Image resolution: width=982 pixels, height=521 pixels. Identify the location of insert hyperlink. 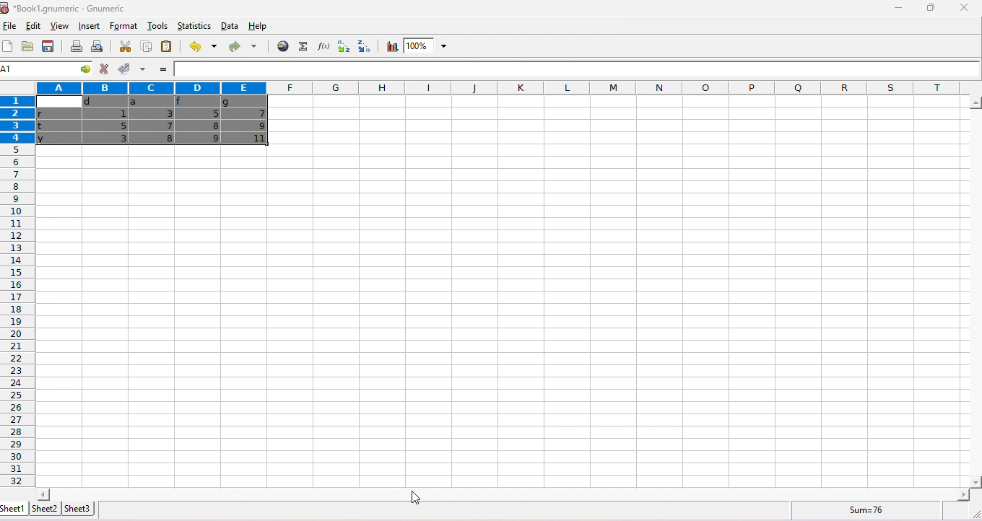
(283, 45).